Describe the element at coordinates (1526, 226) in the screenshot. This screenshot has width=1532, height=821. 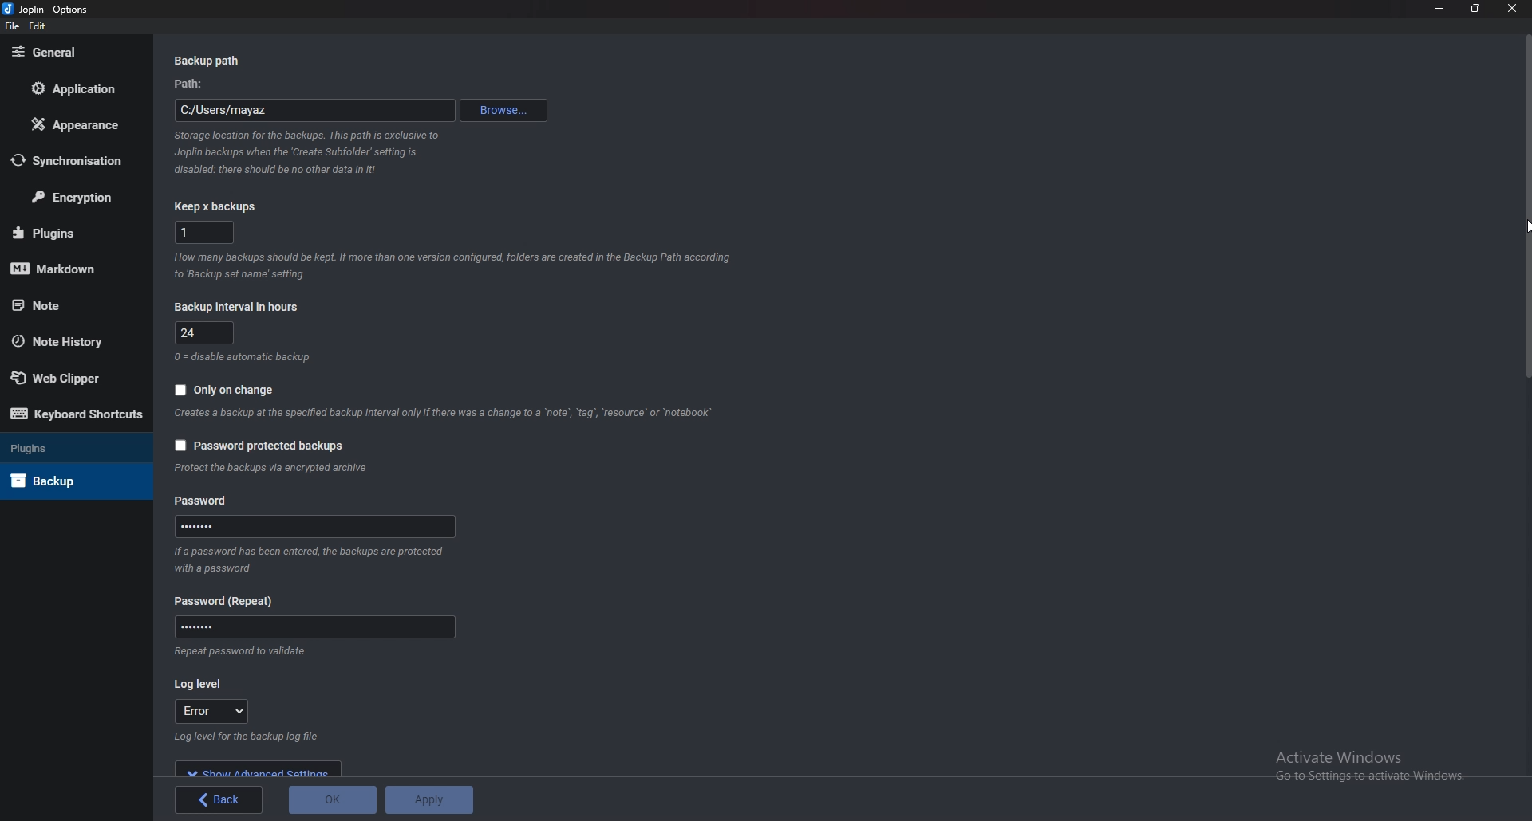
I see `Cursor` at that location.